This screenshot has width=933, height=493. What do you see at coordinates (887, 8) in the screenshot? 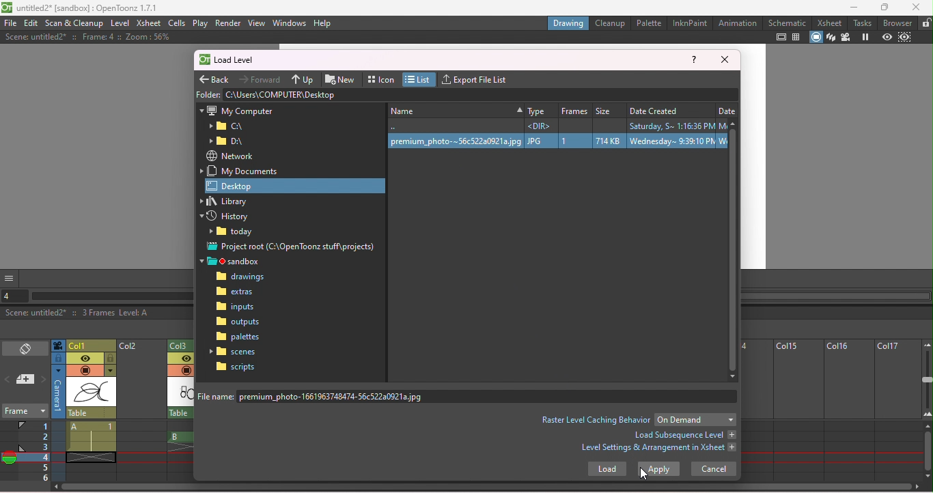
I see `Maximize` at bounding box center [887, 8].